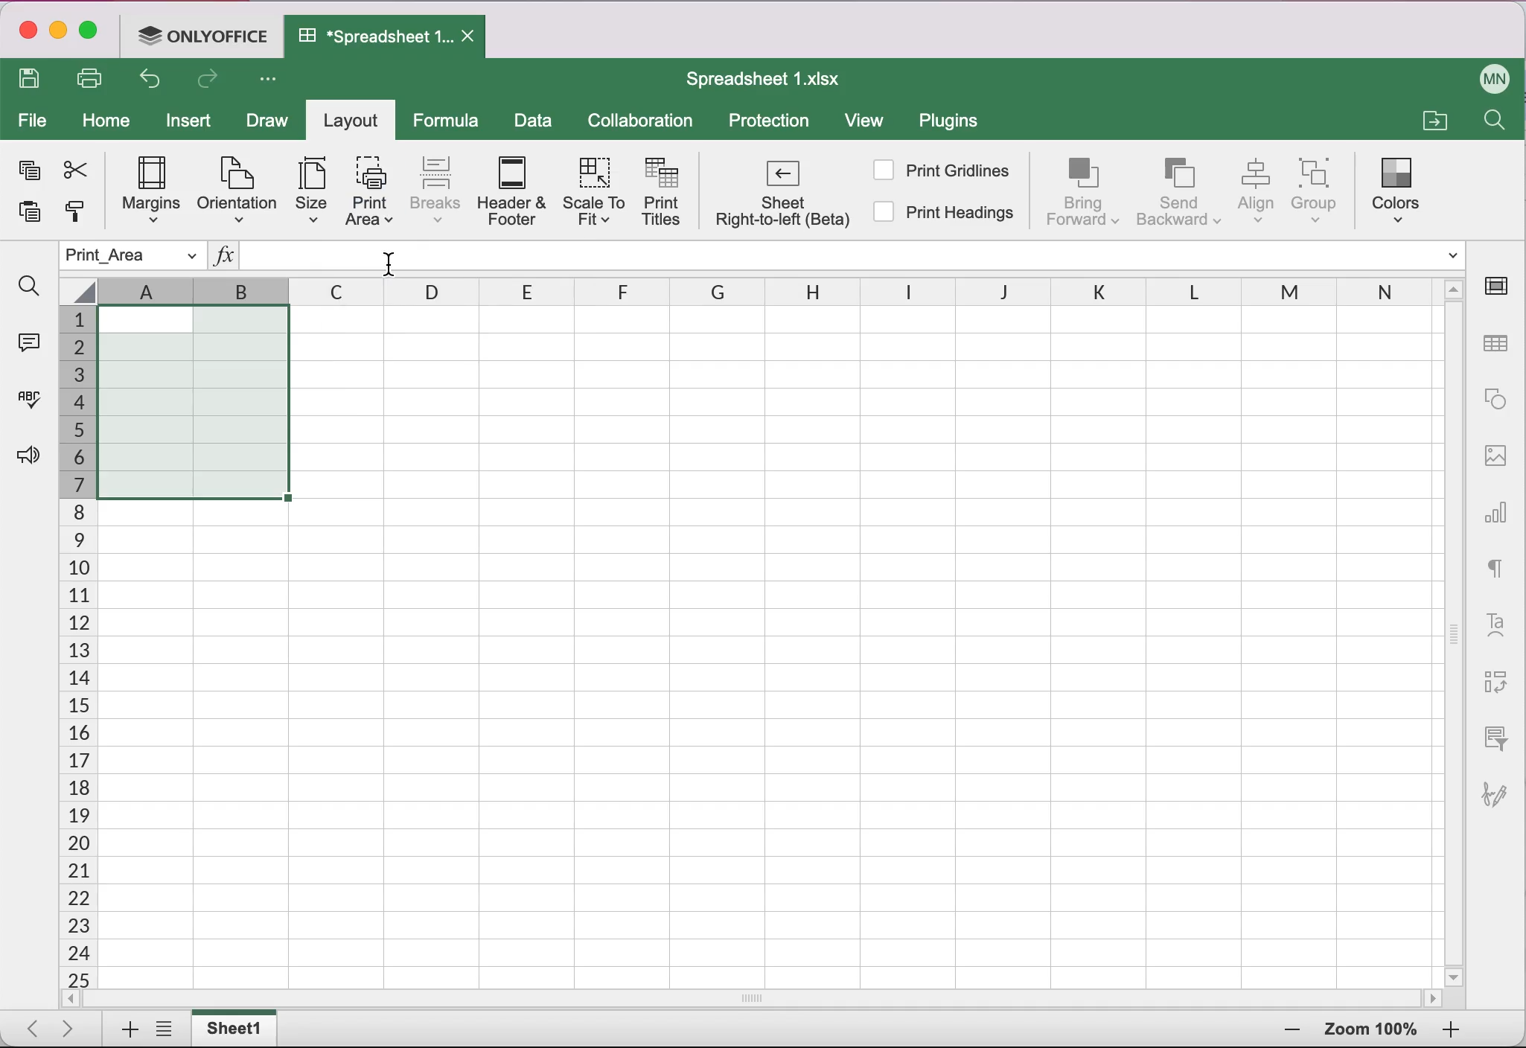  What do you see at coordinates (1495, 76) in the screenshot?
I see `user name` at bounding box center [1495, 76].